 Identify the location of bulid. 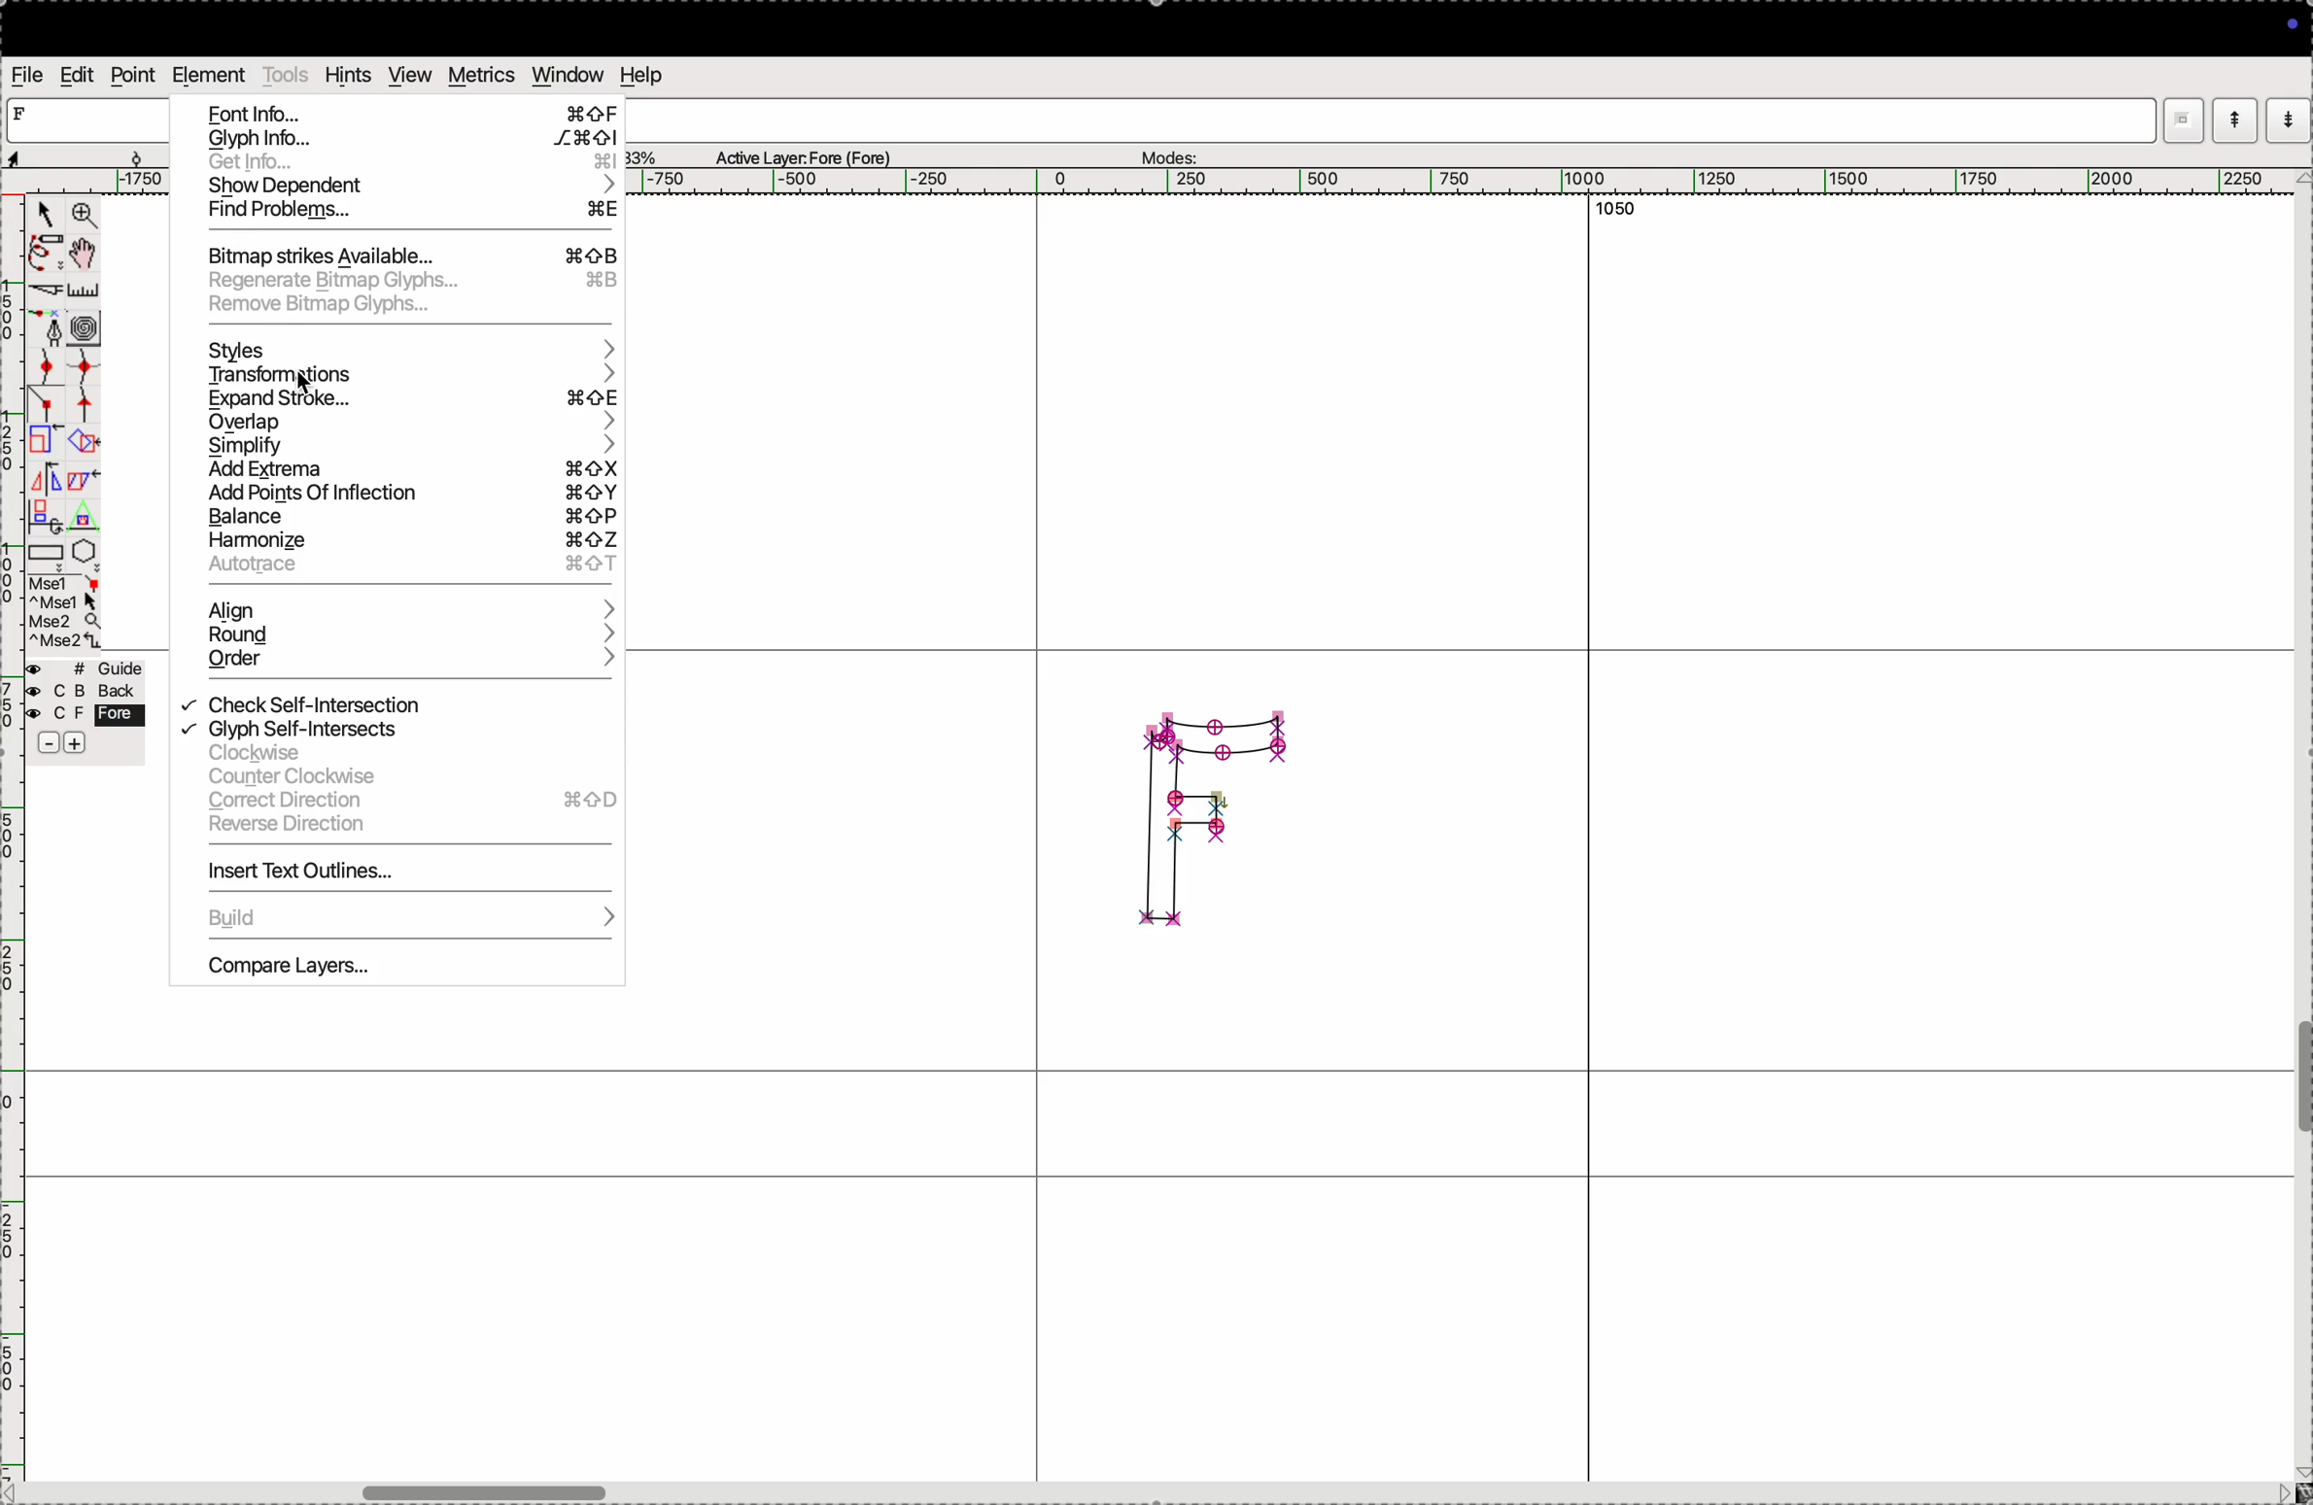
(397, 920).